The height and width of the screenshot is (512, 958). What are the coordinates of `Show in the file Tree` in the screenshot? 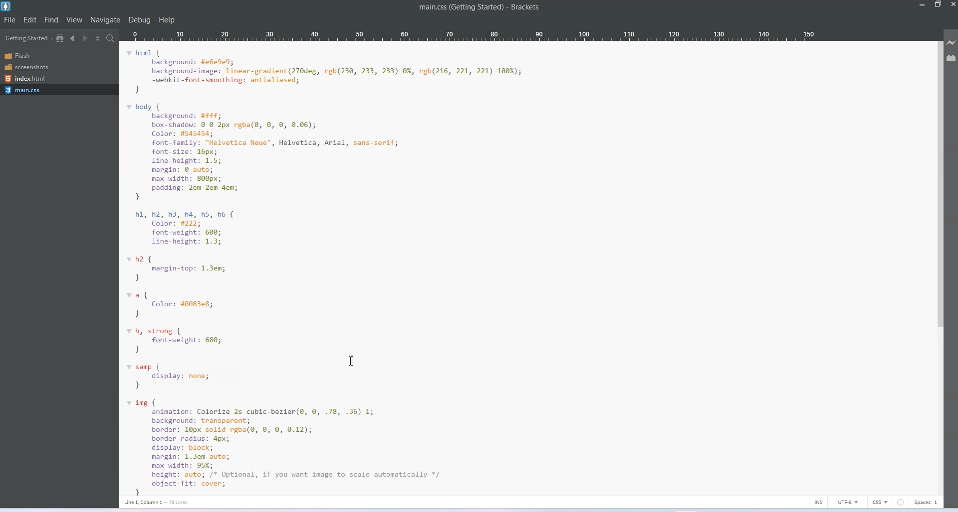 It's located at (61, 38).